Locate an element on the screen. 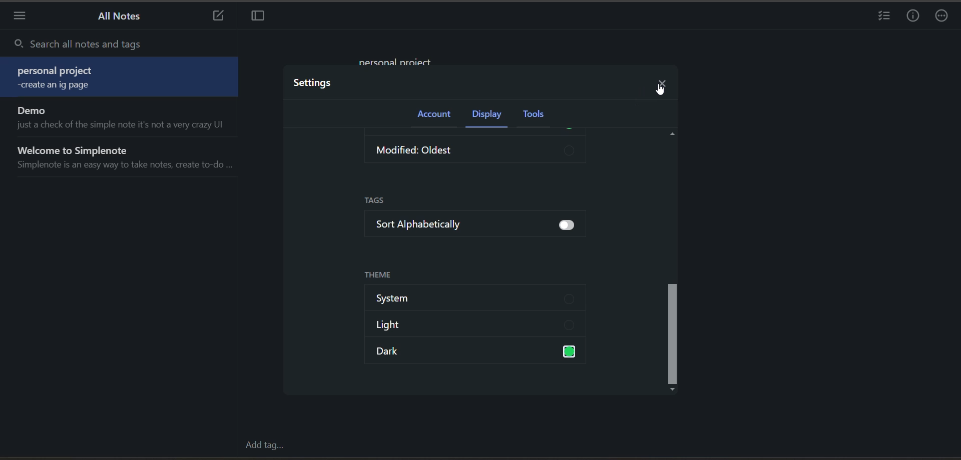 The width and height of the screenshot is (961, 460). vertical scroll bar is located at coordinates (672, 261).